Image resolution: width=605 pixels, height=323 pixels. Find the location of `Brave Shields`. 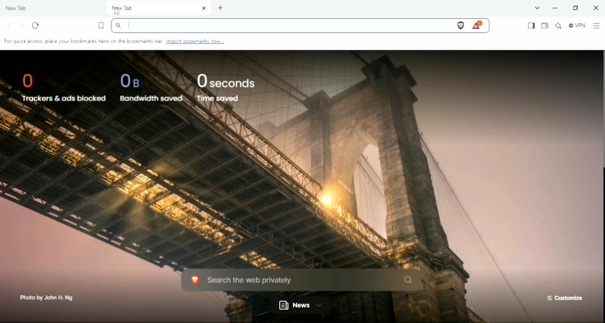

Brave Shields is located at coordinates (461, 25).